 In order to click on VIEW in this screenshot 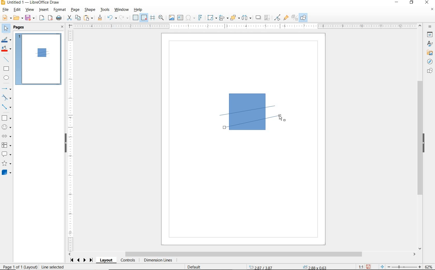, I will do `click(30, 10)`.